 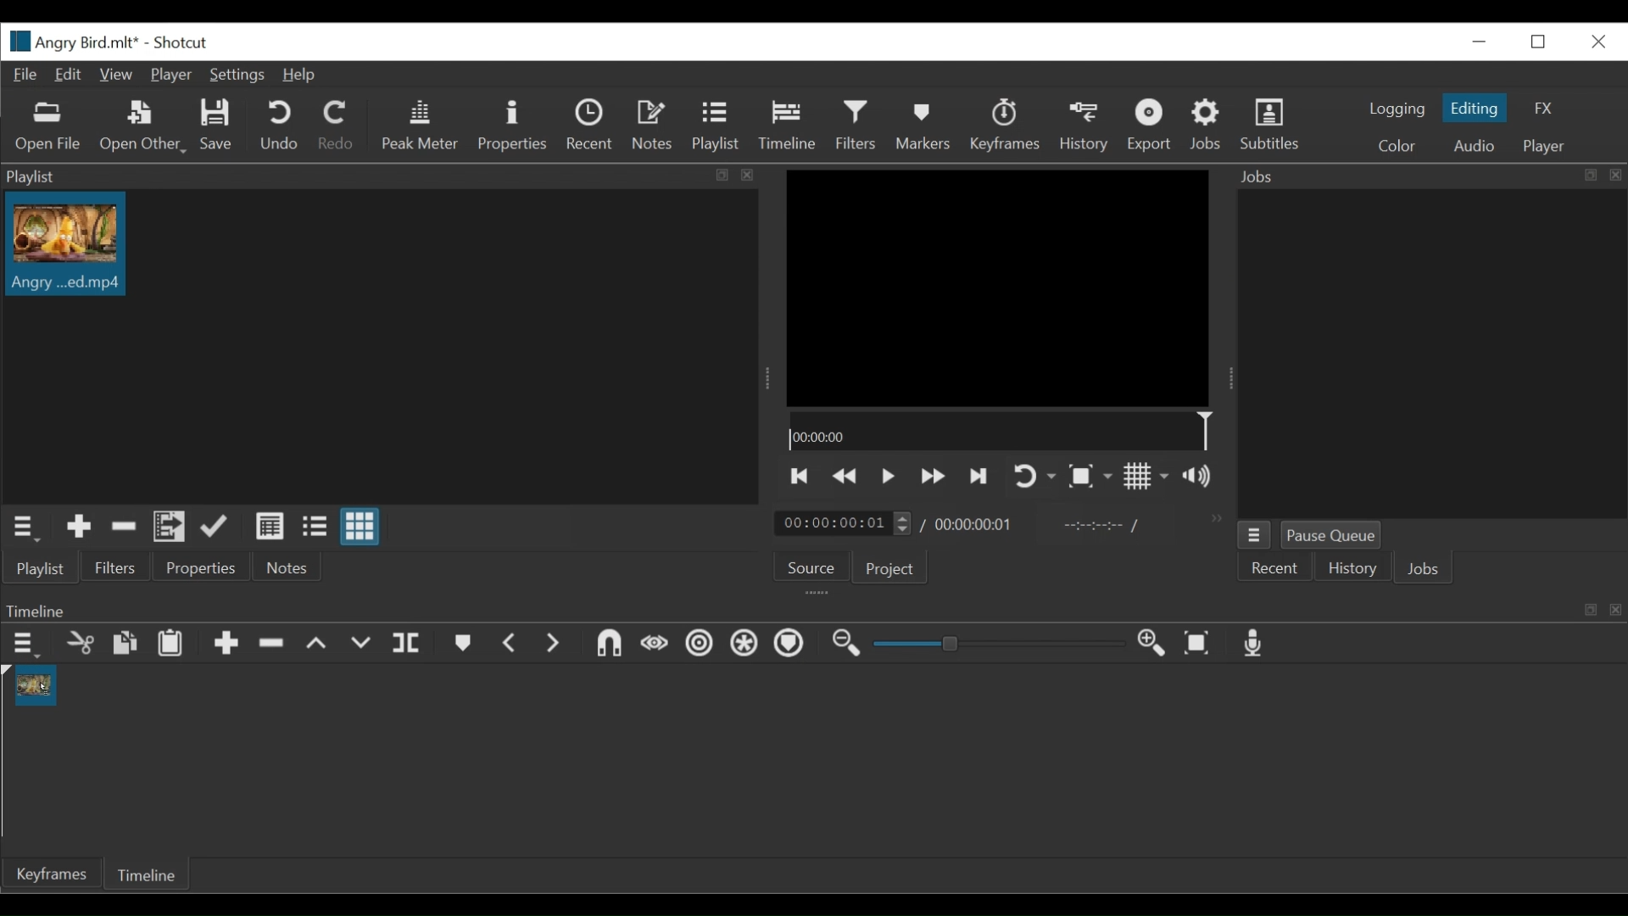 I want to click on Add the source to the playlist, so click(x=77, y=529).